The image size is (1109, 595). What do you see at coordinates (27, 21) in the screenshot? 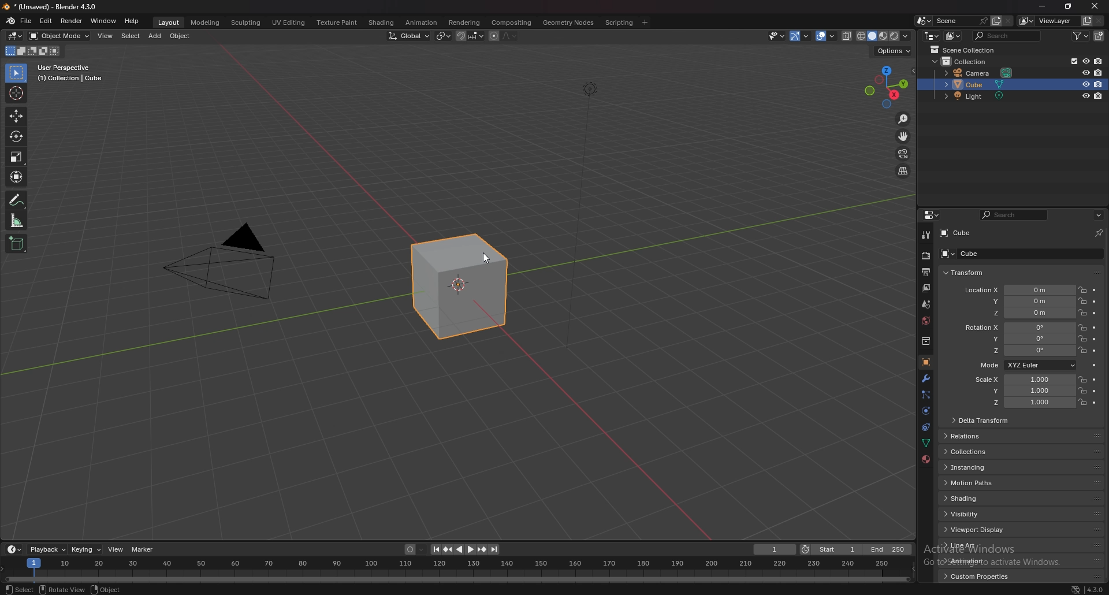
I see `file` at bounding box center [27, 21].